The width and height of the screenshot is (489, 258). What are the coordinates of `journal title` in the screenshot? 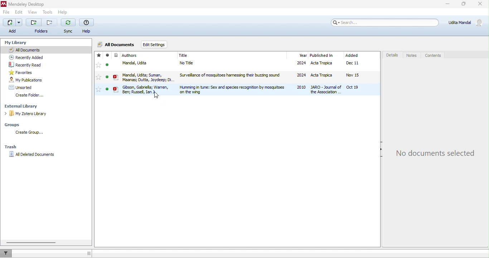 It's located at (184, 56).